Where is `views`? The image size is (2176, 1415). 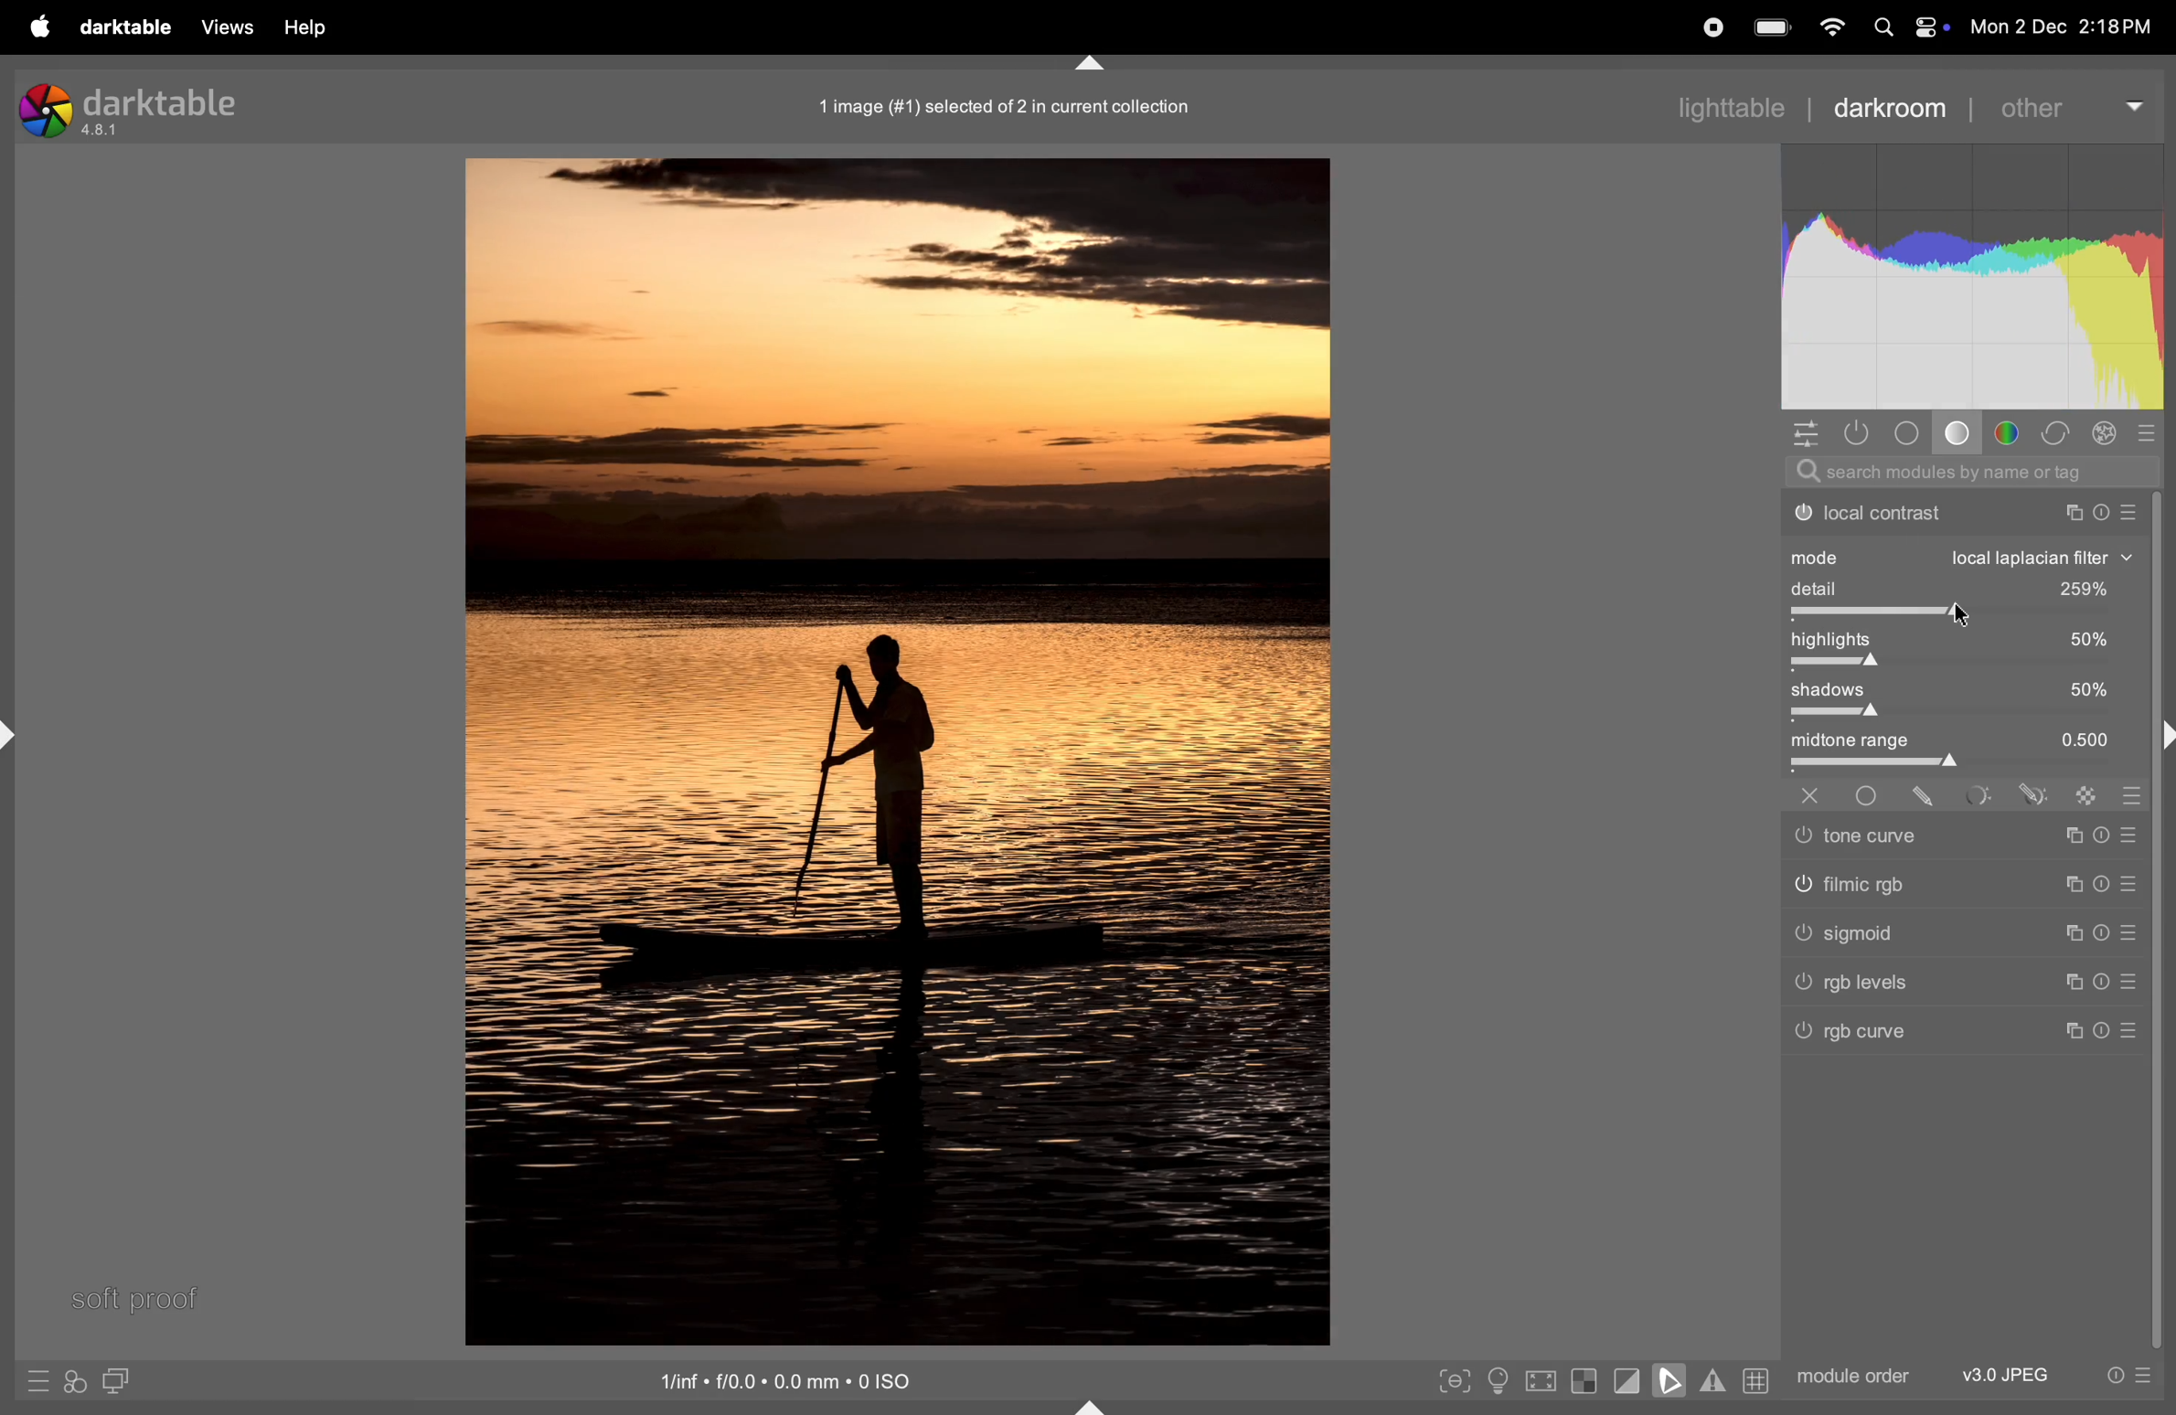 views is located at coordinates (231, 27).